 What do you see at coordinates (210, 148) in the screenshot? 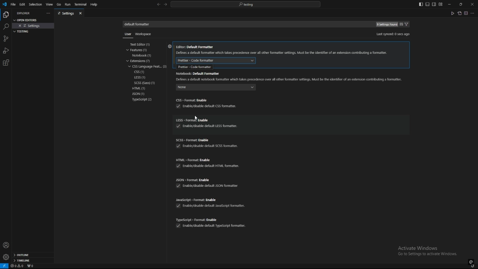
I see `enable /disable default scss formatter` at bounding box center [210, 148].